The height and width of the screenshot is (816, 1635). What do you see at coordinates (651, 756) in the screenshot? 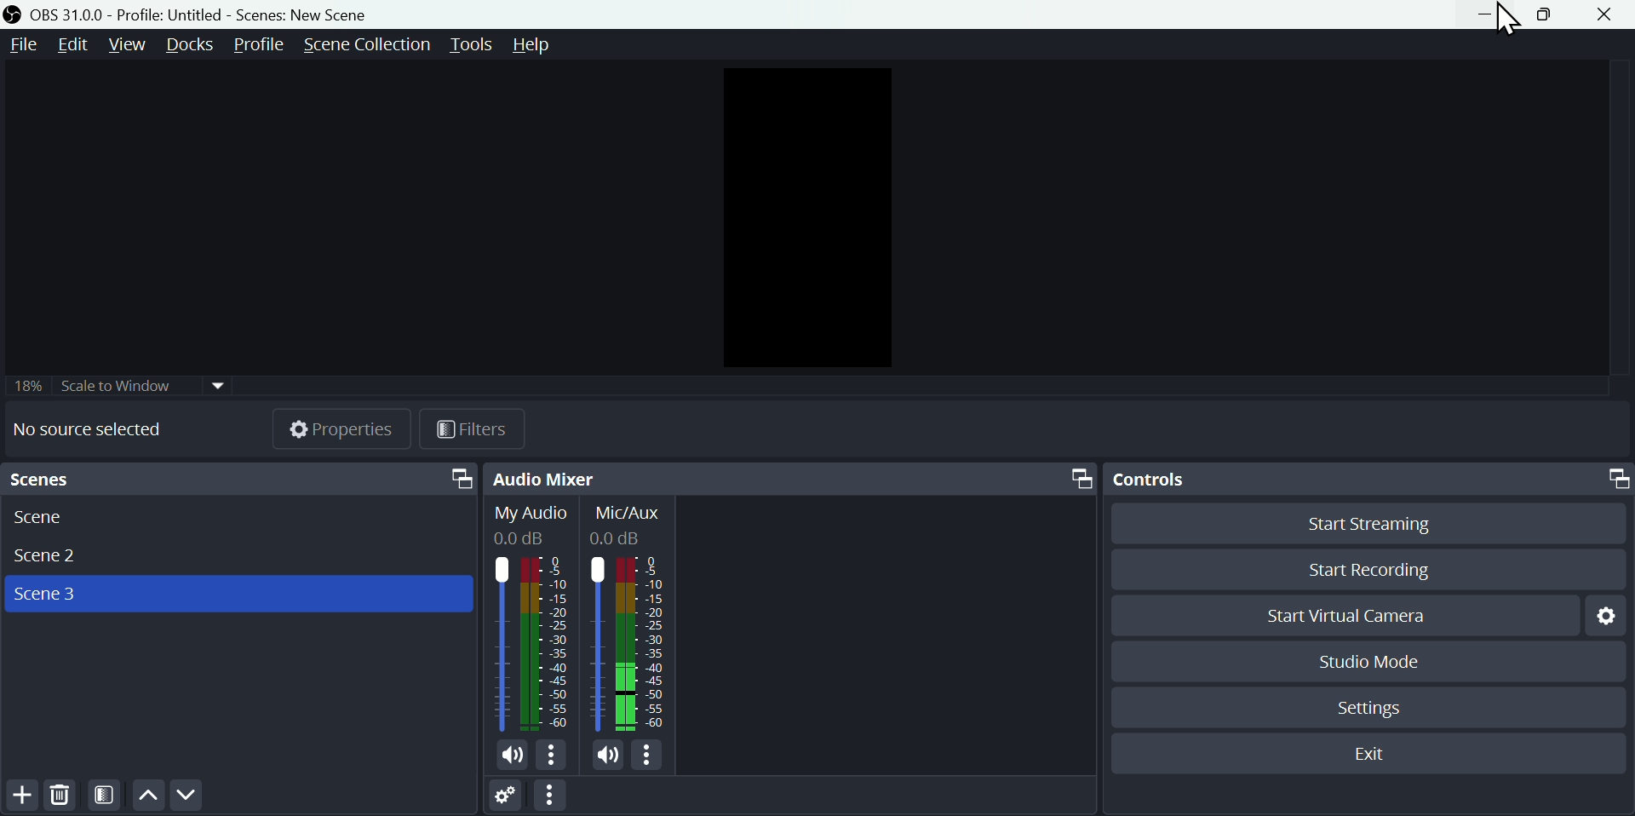
I see `More options` at bounding box center [651, 756].